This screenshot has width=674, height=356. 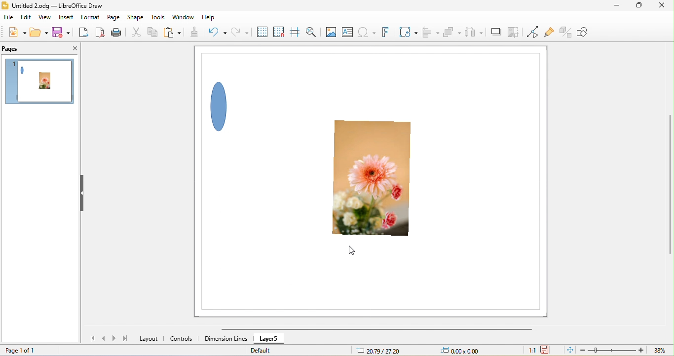 What do you see at coordinates (158, 18) in the screenshot?
I see `tools` at bounding box center [158, 18].